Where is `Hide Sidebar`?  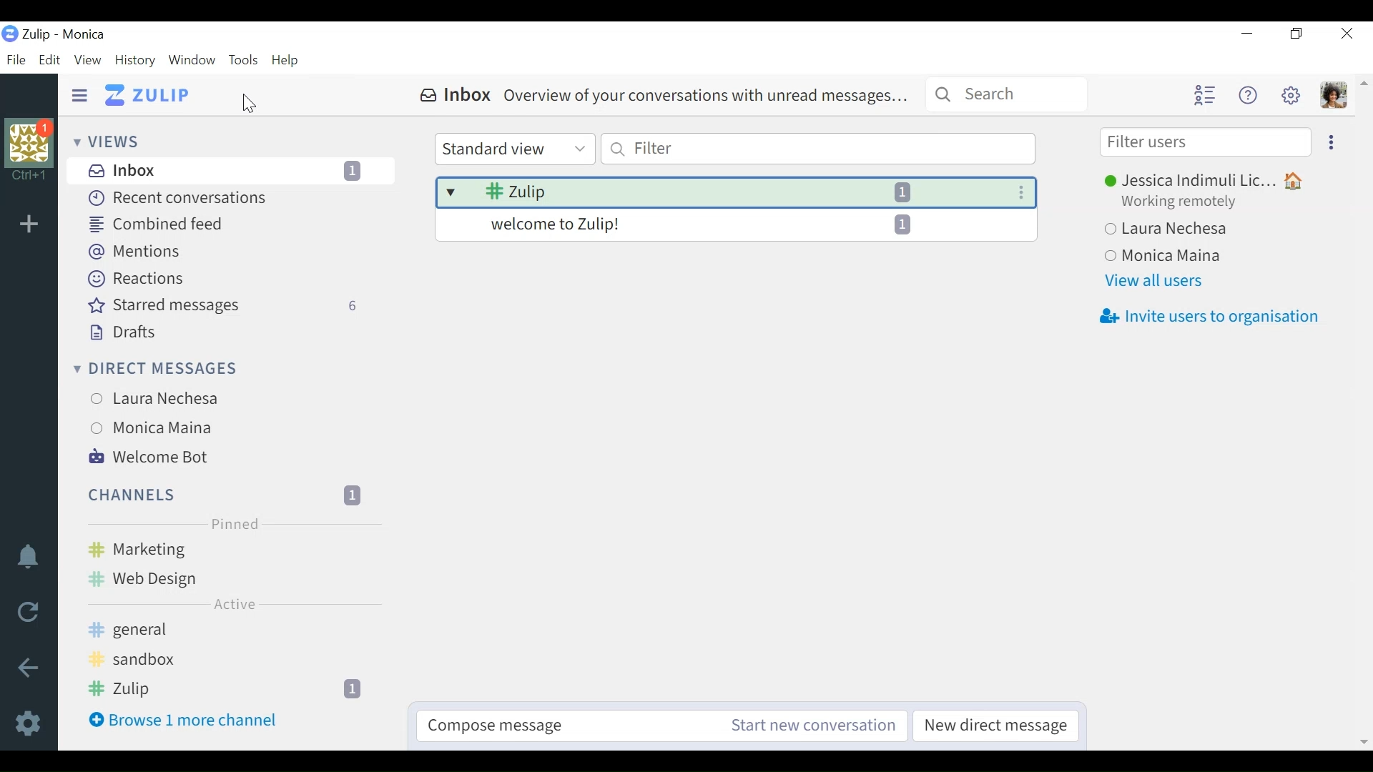 Hide Sidebar is located at coordinates (78, 95).